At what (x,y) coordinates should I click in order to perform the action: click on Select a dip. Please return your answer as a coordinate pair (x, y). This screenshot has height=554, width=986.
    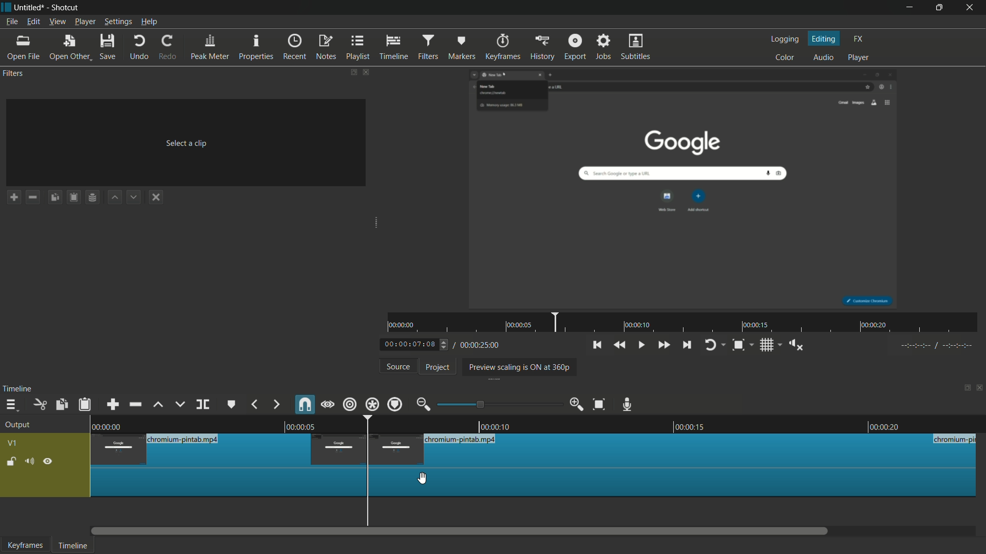
    Looking at the image, I should click on (184, 142).